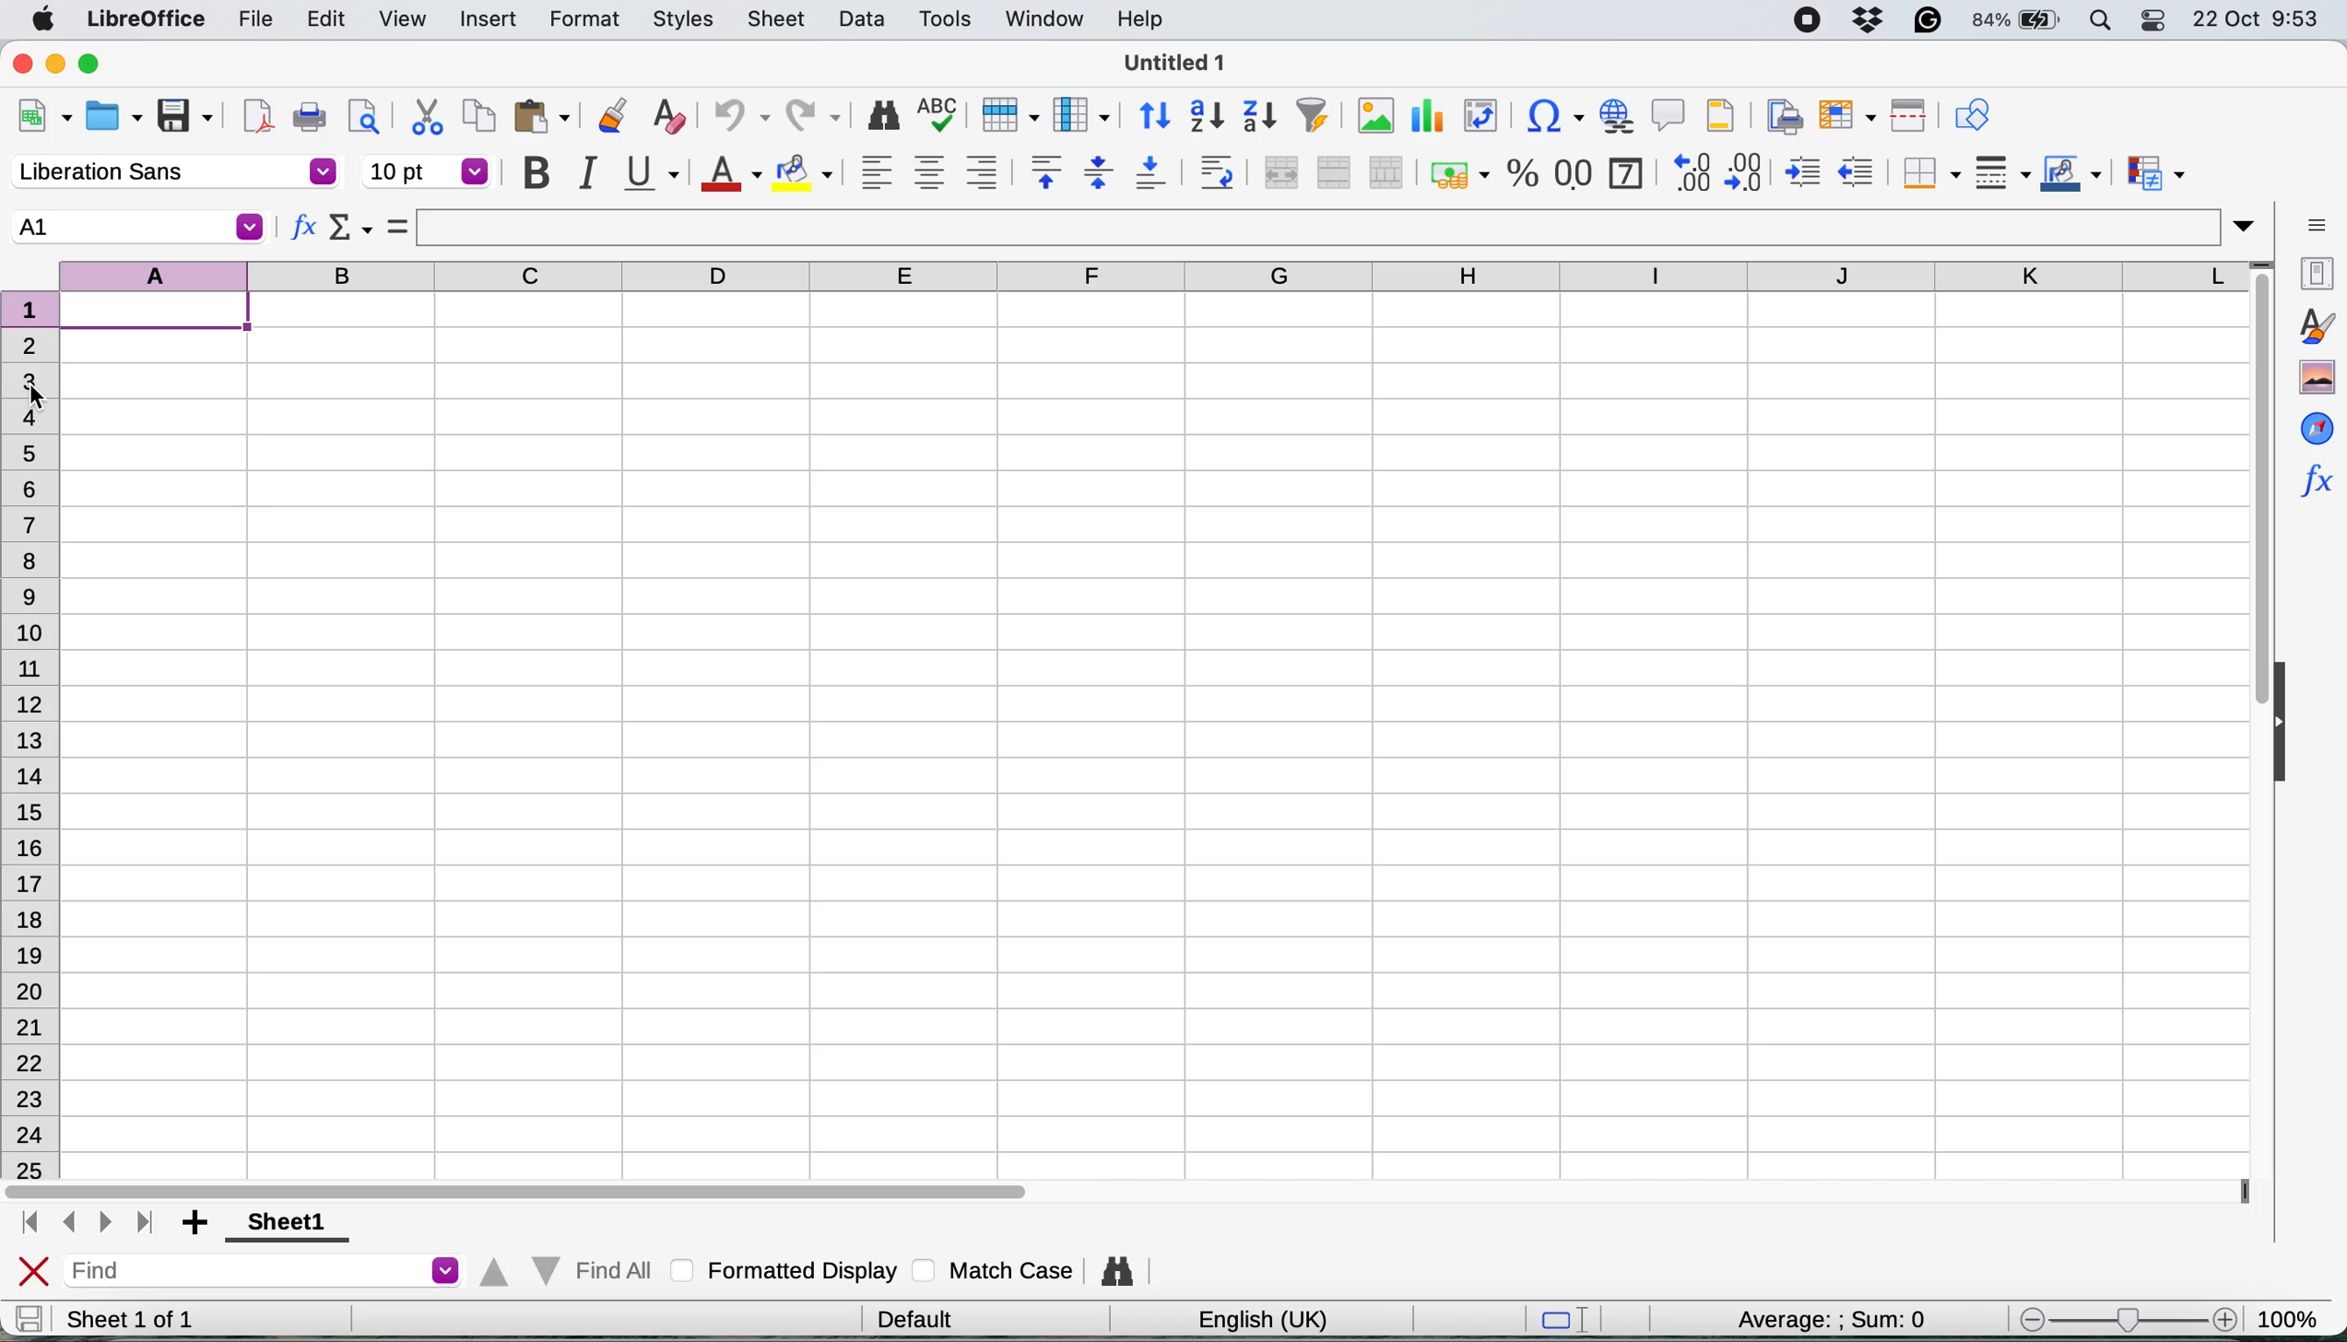 This screenshot has width=2347, height=1342. Describe the element at coordinates (1523, 173) in the screenshot. I see `format as percentage` at that location.